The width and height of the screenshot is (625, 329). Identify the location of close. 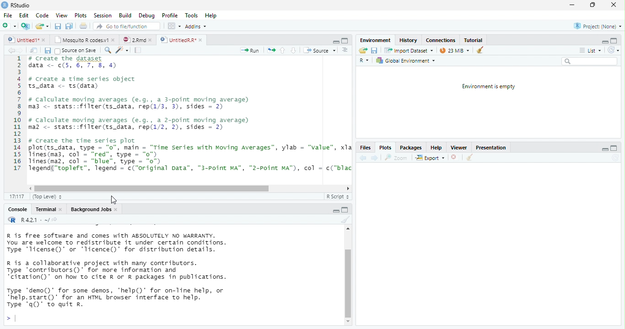
(62, 210).